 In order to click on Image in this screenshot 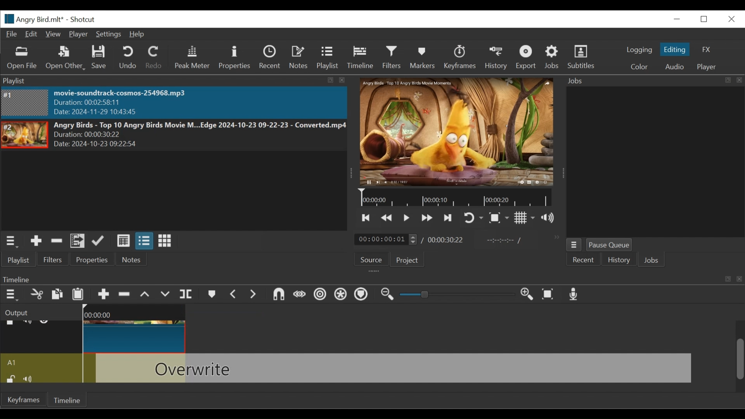, I will do `click(25, 102)`.